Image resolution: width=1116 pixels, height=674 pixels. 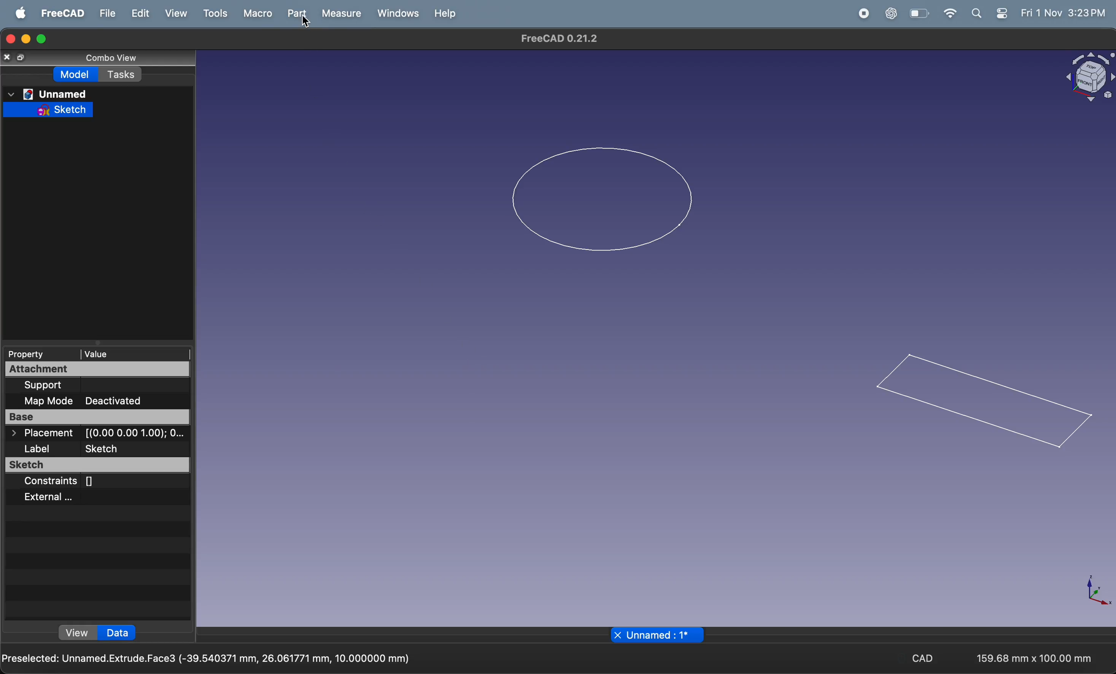 What do you see at coordinates (45, 386) in the screenshot?
I see `Support` at bounding box center [45, 386].